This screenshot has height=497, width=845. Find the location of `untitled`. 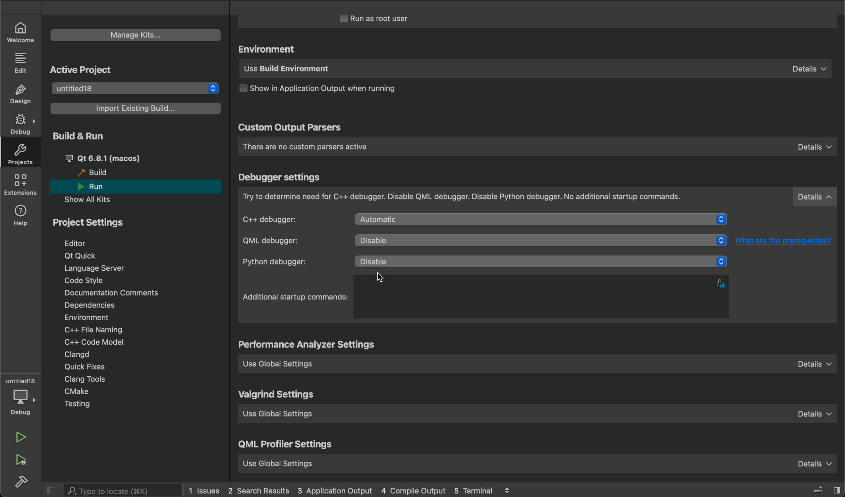

untitled is located at coordinates (21, 381).